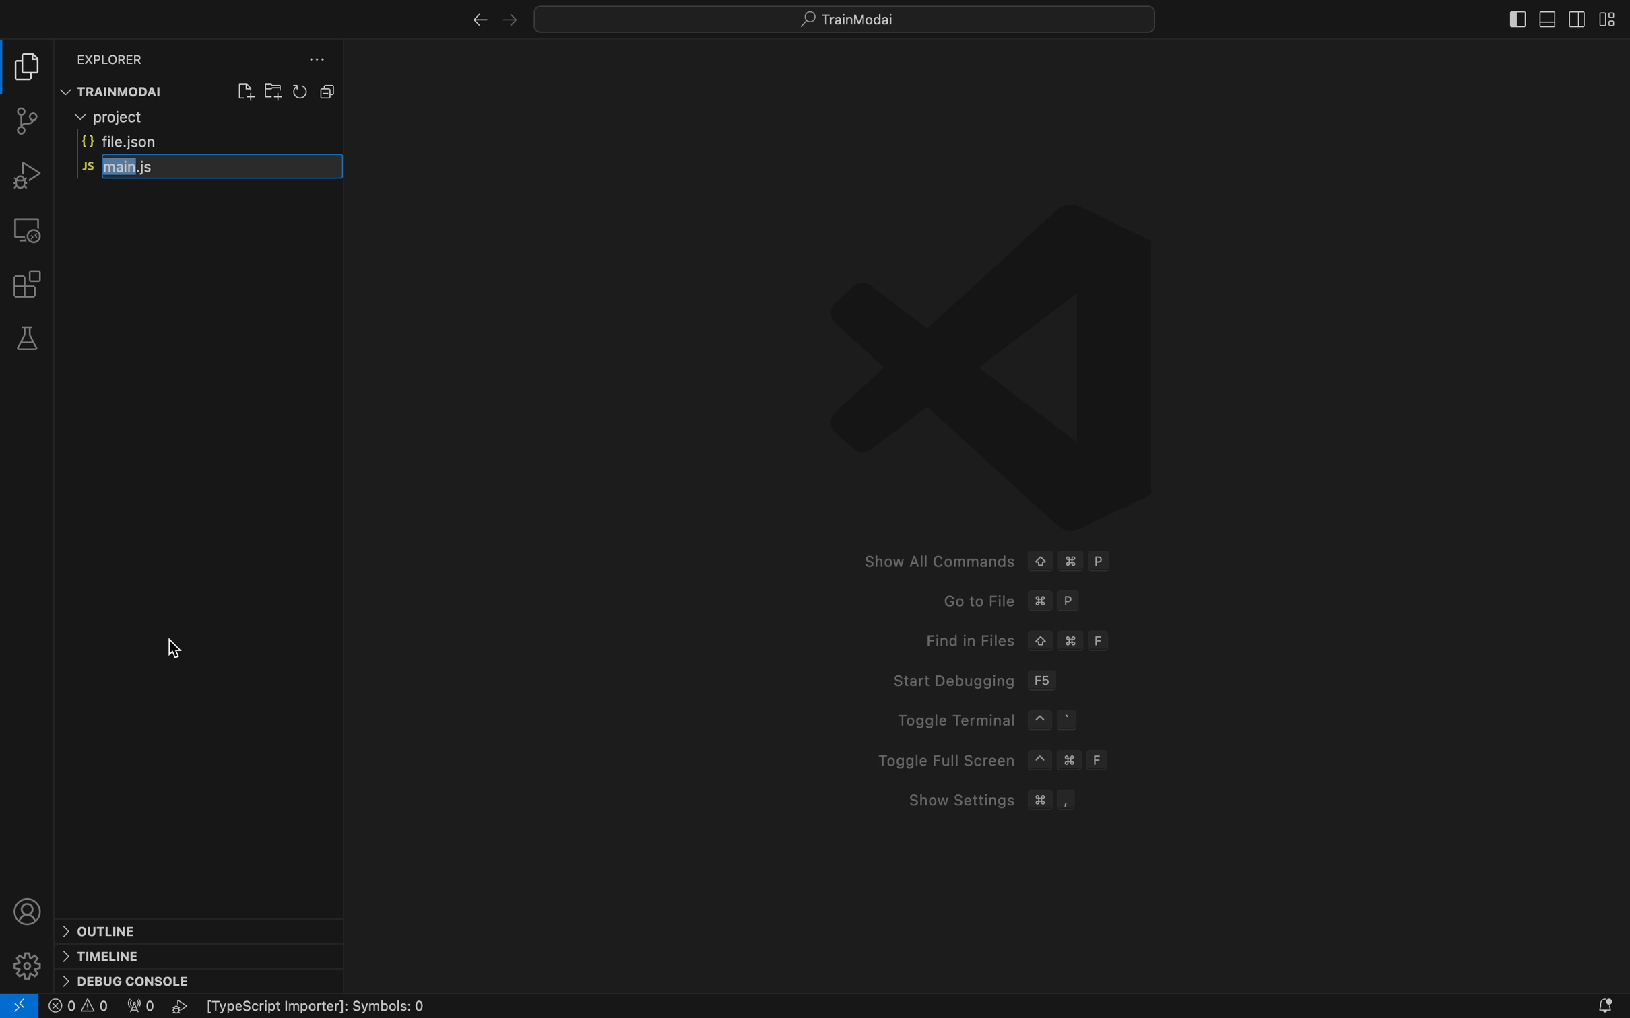 The image size is (1630, 1018). Describe the element at coordinates (28, 910) in the screenshot. I see `profile` at that location.